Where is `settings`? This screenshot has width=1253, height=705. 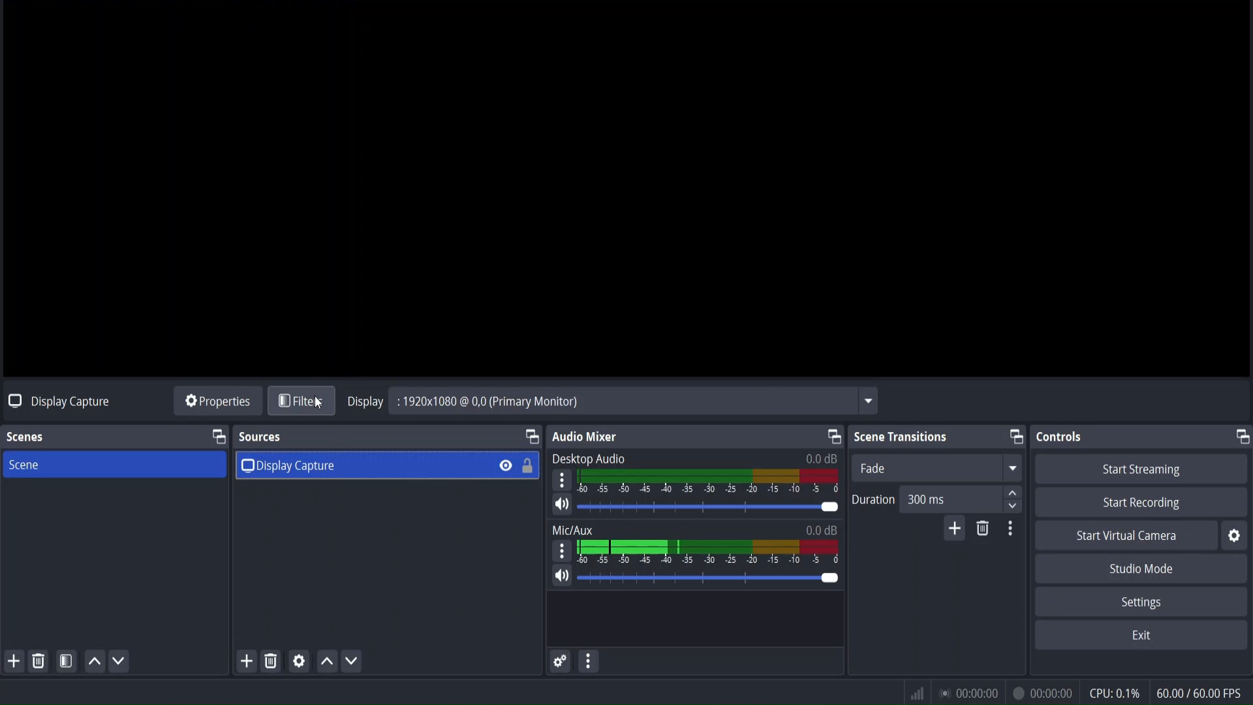 settings is located at coordinates (561, 552).